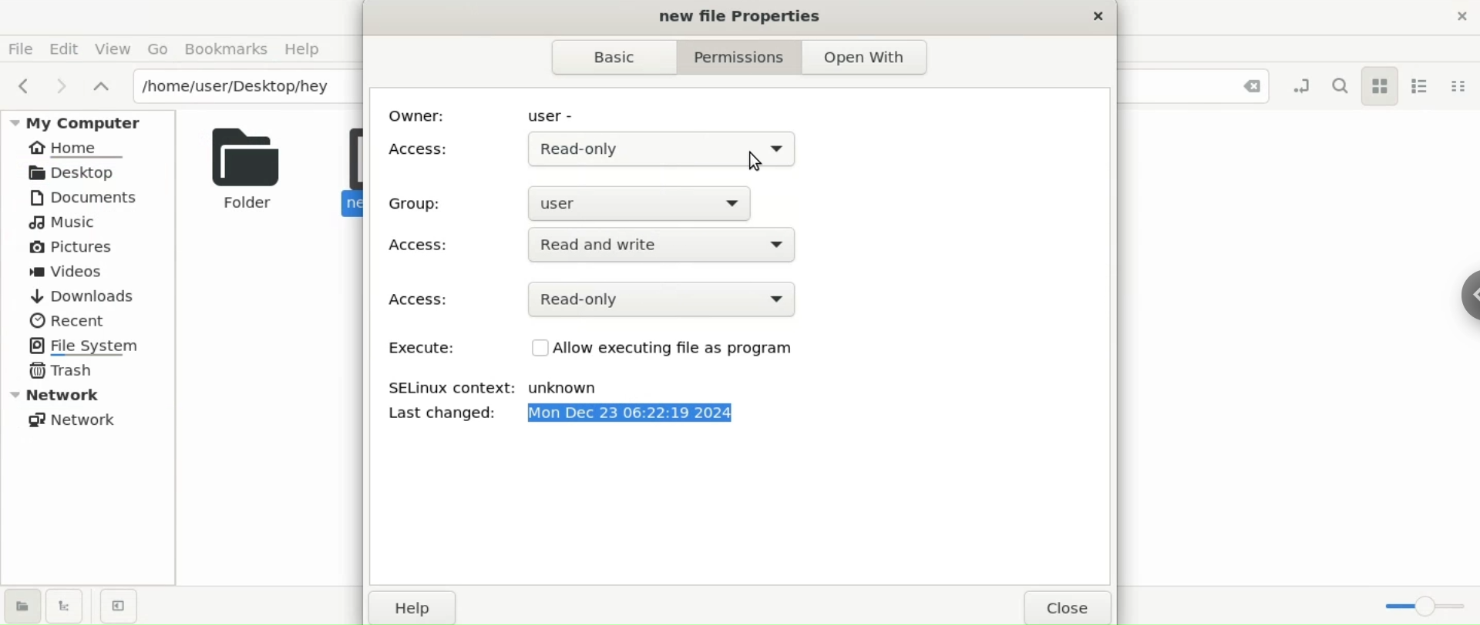  I want to click on lis view, so click(1428, 84).